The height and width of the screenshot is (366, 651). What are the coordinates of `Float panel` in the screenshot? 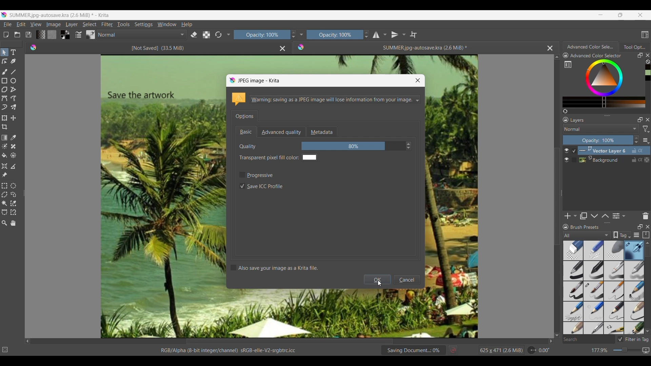 It's located at (640, 227).